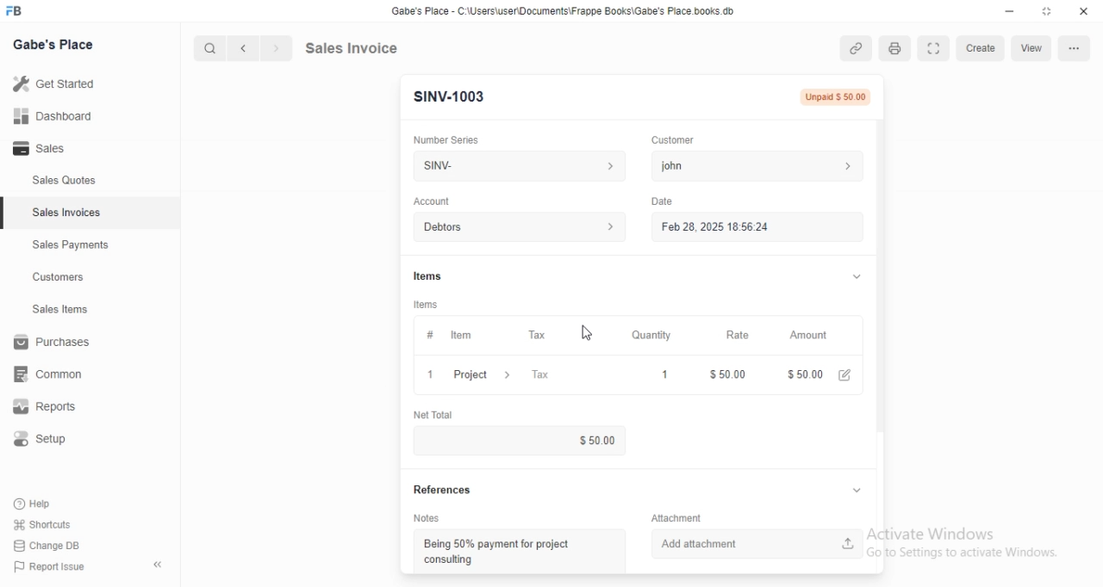 The height and width of the screenshot is (587, 1103). What do you see at coordinates (53, 523) in the screenshot?
I see `Shortcuts` at bounding box center [53, 523].